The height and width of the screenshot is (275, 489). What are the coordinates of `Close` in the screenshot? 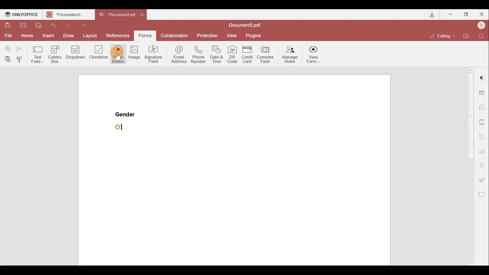 It's located at (482, 15).